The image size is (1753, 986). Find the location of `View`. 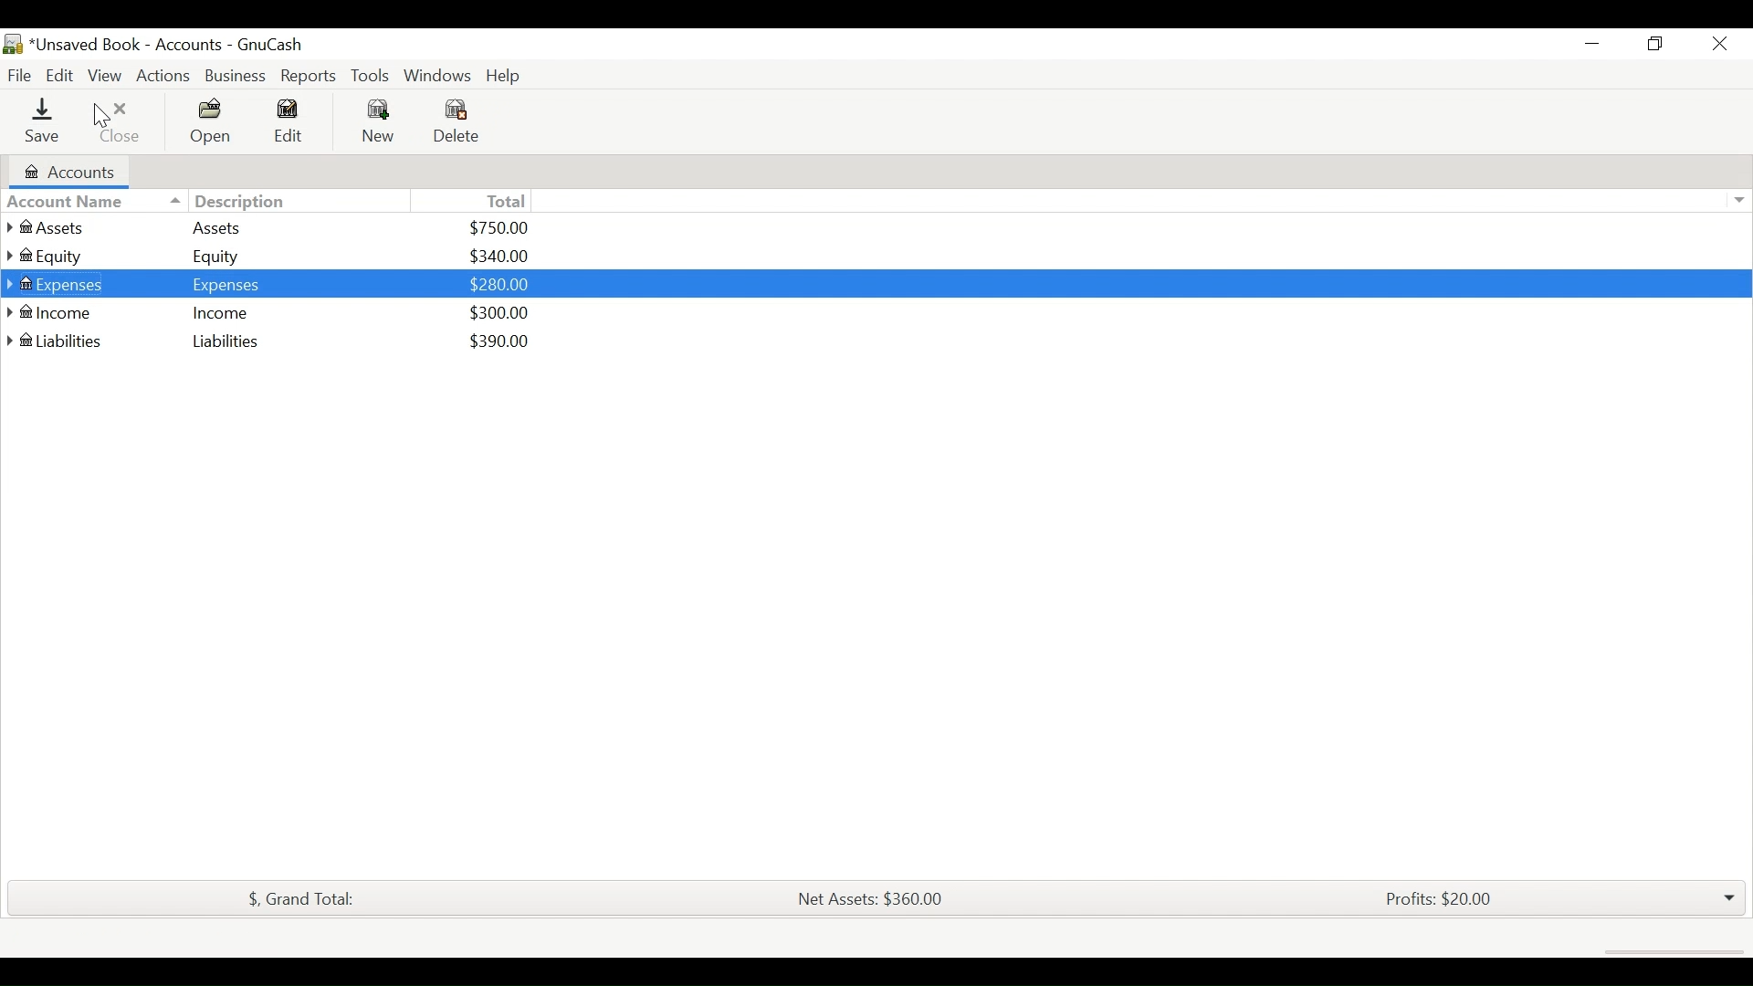

View is located at coordinates (107, 74).